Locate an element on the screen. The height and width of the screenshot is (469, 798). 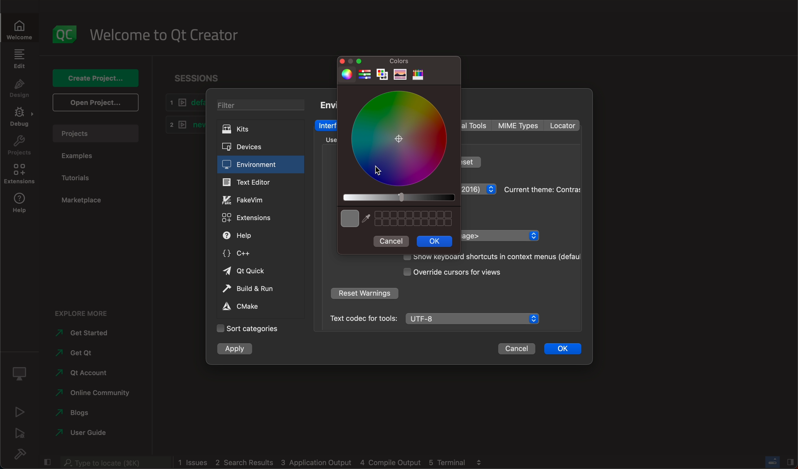
logo is located at coordinates (65, 31).